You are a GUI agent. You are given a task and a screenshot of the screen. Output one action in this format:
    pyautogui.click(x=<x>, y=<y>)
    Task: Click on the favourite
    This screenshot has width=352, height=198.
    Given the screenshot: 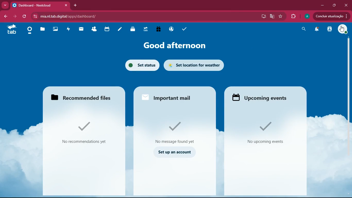 What is the action you would take?
    pyautogui.click(x=281, y=17)
    